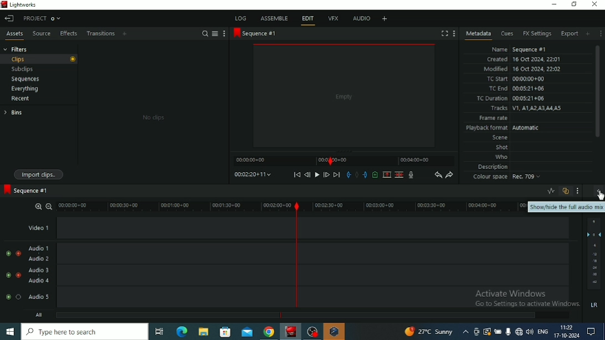  Describe the element at coordinates (225, 332) in the screenshot. I see `Microsoft store` at that location.